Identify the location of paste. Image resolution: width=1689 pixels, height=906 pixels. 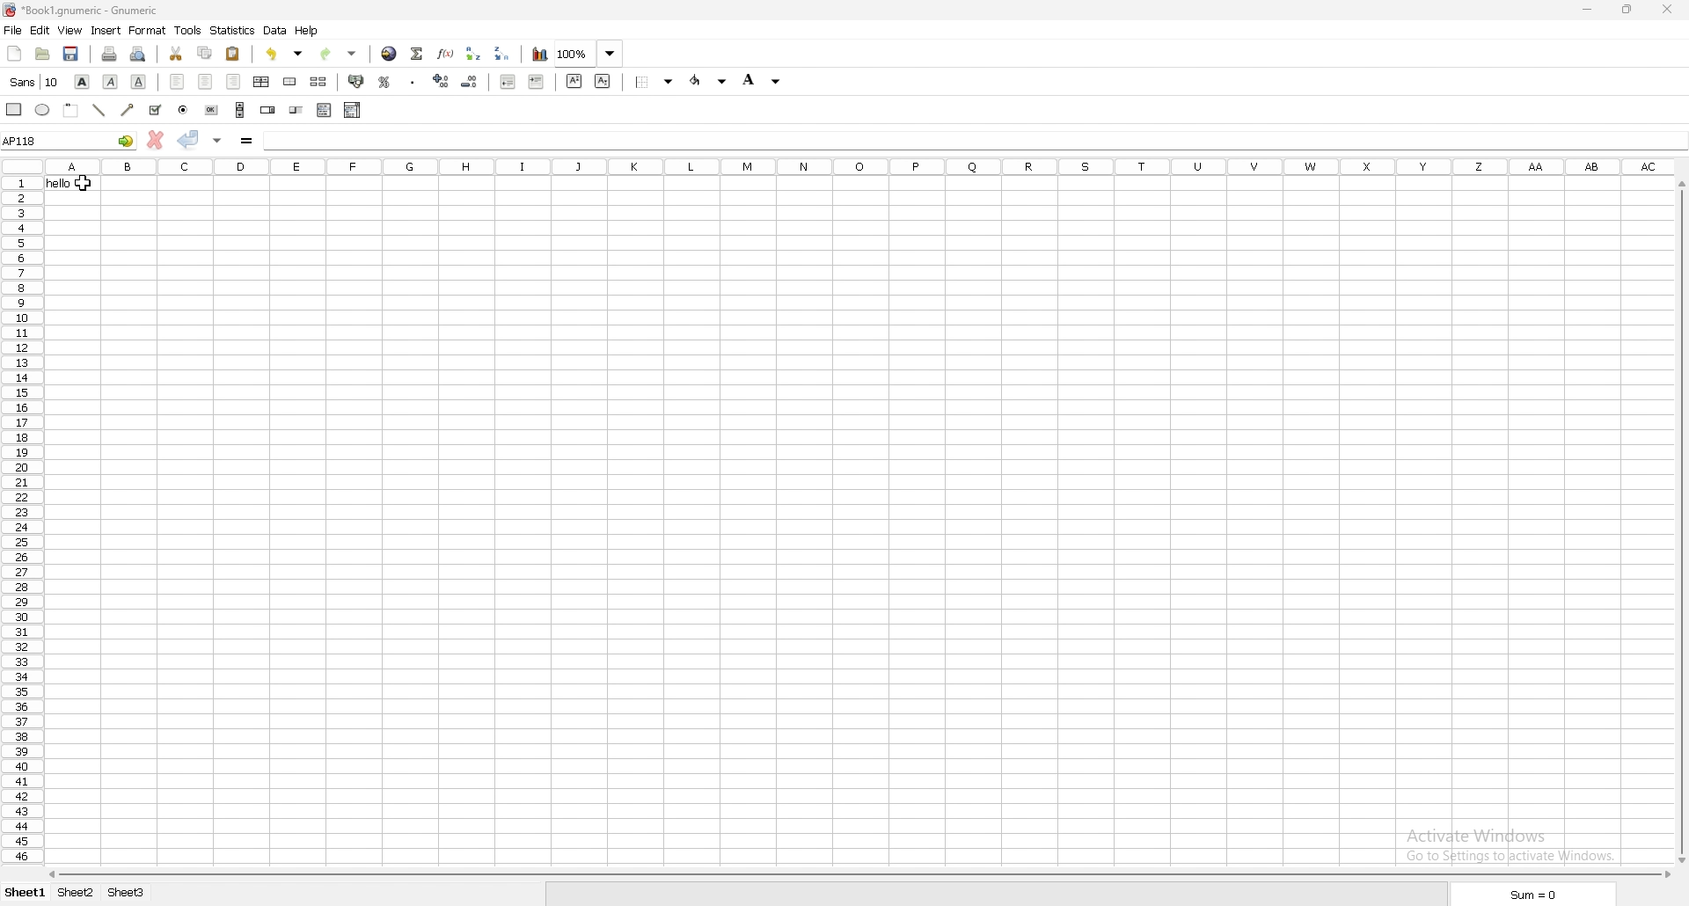
(234, 54).